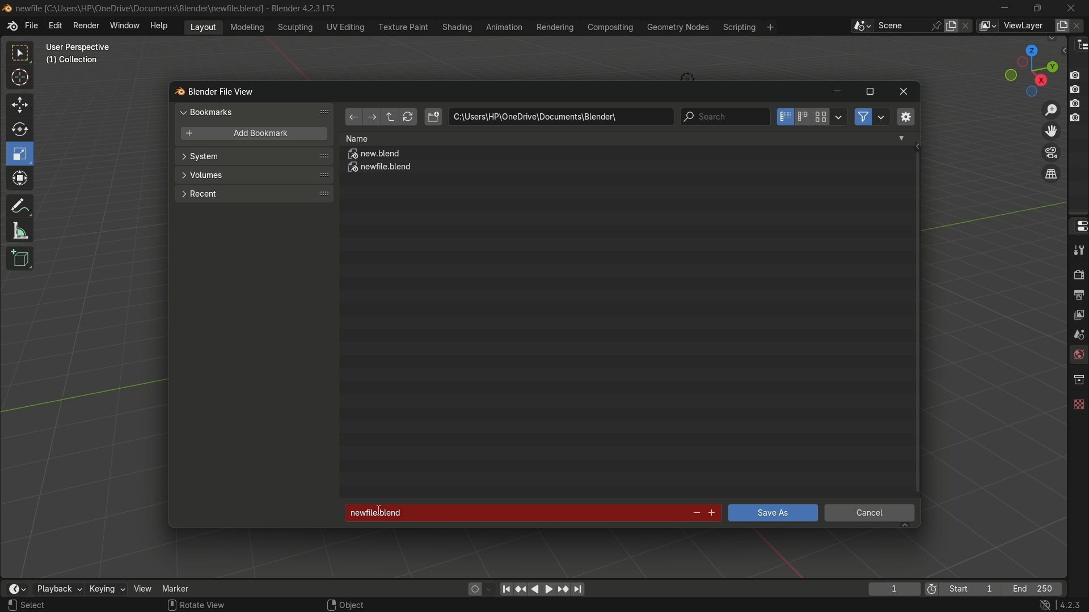 This screenshot has width=1089, height=612. What do you see at coordinates (987, 25) in the screenshot?
I see `view layer` at bounding box center [987, 25].